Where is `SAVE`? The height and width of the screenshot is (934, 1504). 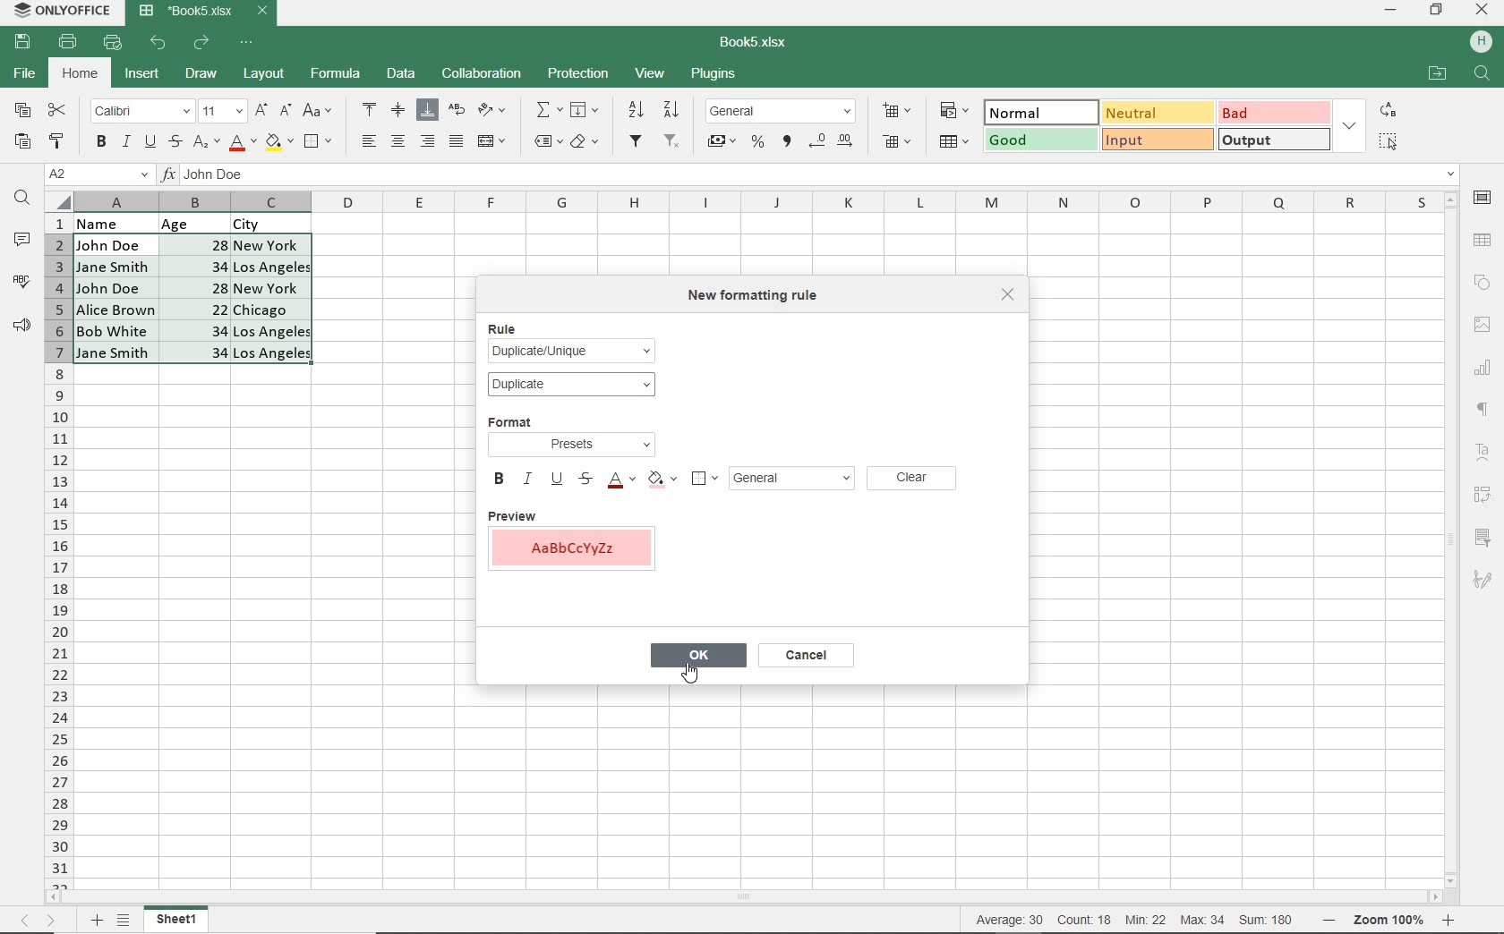
SAVE is located at coordinates (25, 40).